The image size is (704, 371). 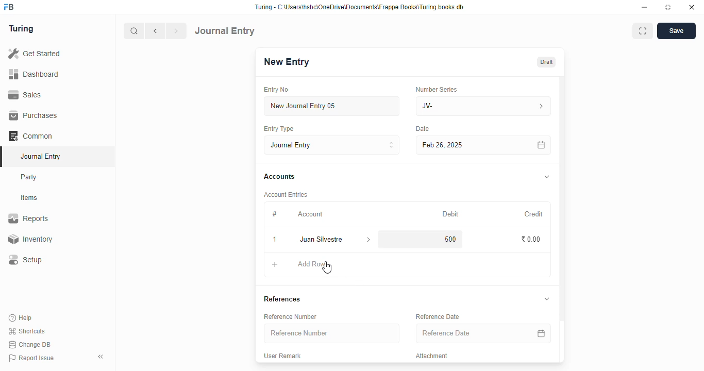 I want to click on 500, so click(x=446, y=239).